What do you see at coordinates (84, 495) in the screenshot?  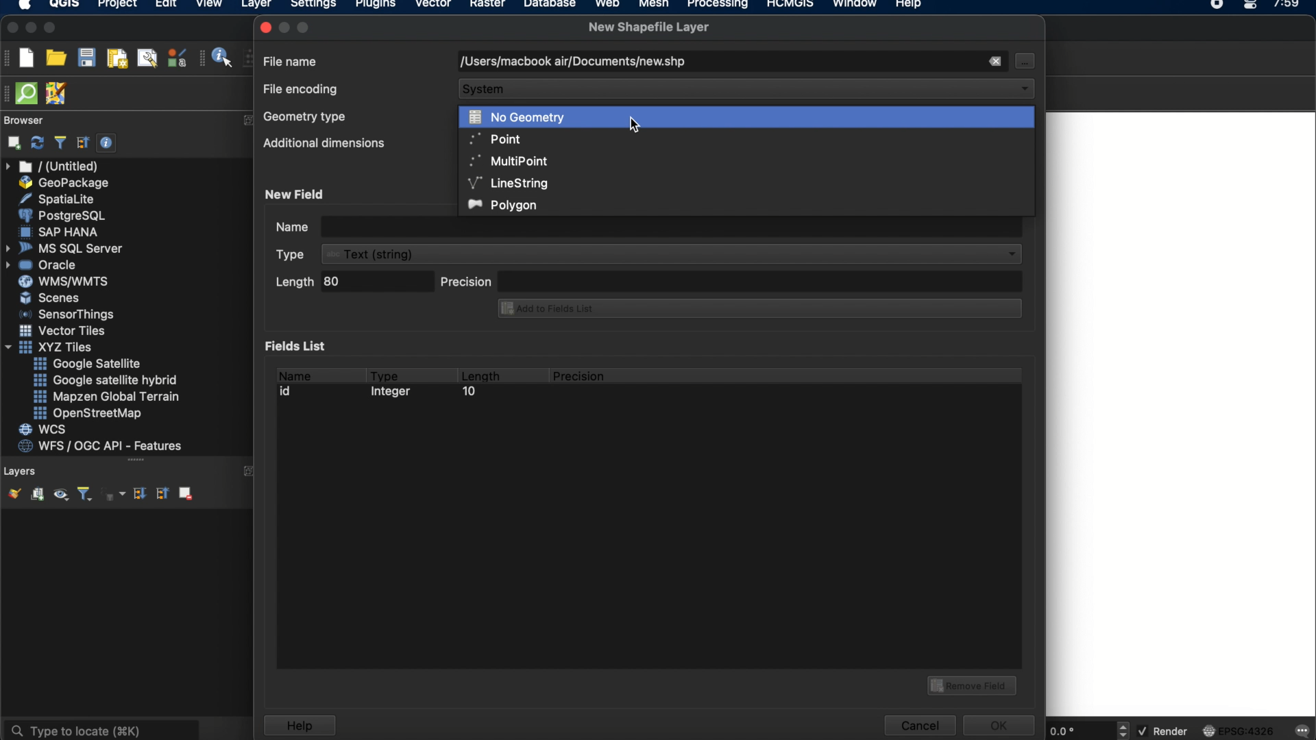 I see `filter legend` at bounding box center [84, 495].